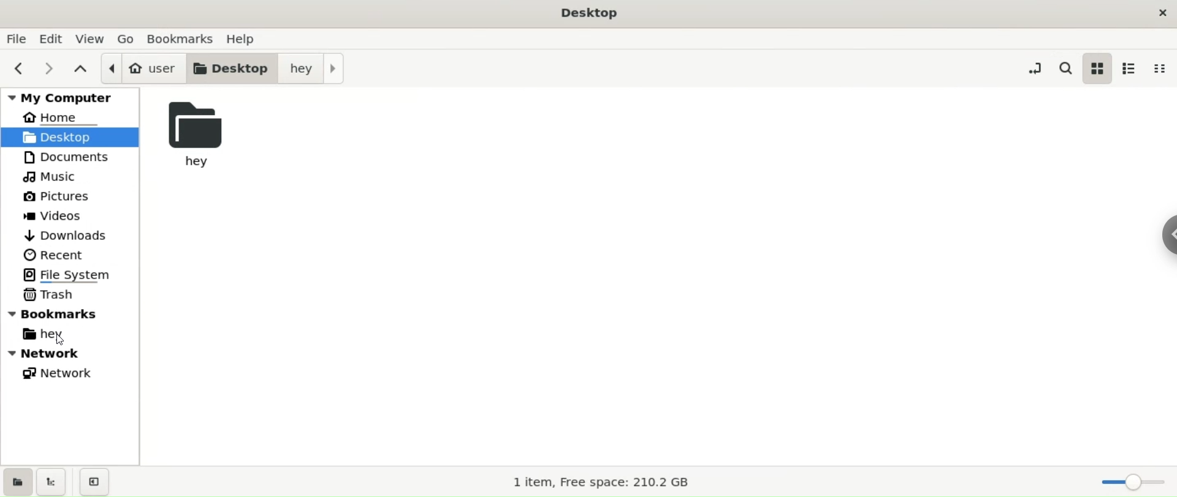 The height and width of the screenshot is (497, 1177). What do you see at coordinates (1132, 68) in the screenshot?
I see `list view` at bounding box center [1132, 68].